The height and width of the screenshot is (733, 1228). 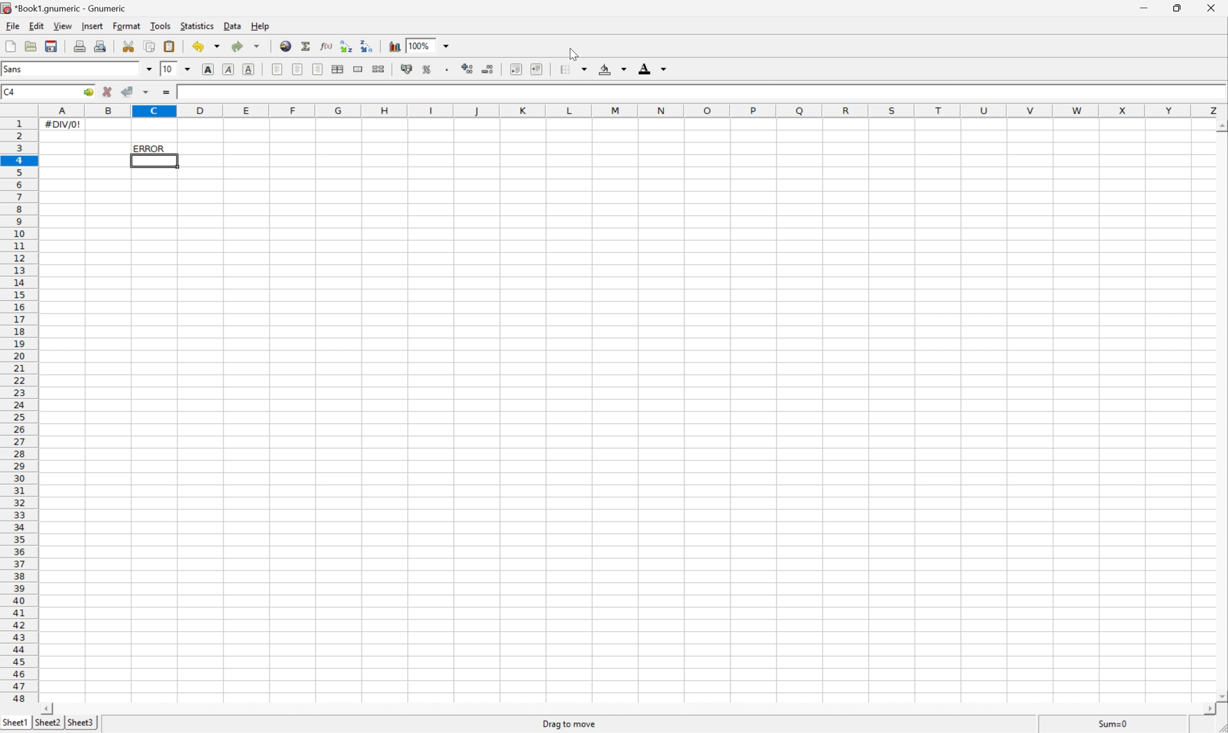 What do you see at coordinates (9, 92) in the screenshot?
I see `C4` at bounding box center [9, 92].